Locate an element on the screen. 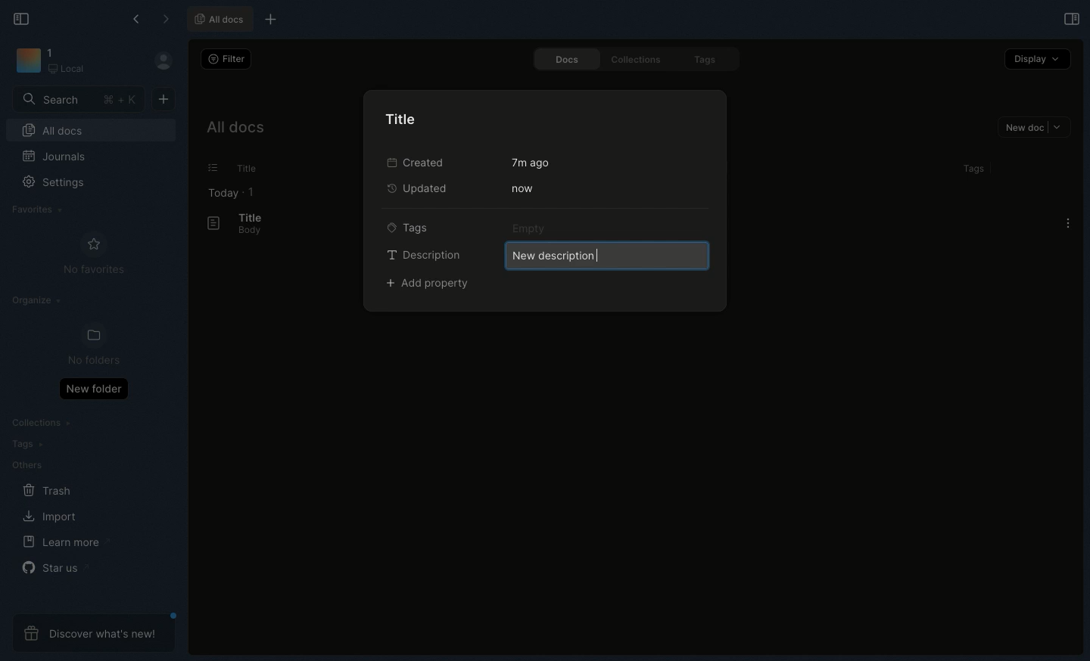 Image resolution: width=1090 pixels, height=661 pixels. New folder is located at coordinates (93, 388).